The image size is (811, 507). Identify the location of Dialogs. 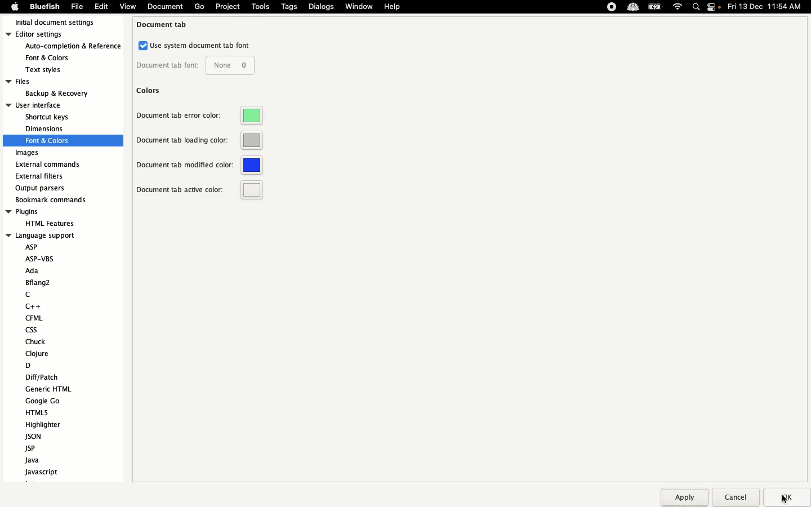
(321, 6).